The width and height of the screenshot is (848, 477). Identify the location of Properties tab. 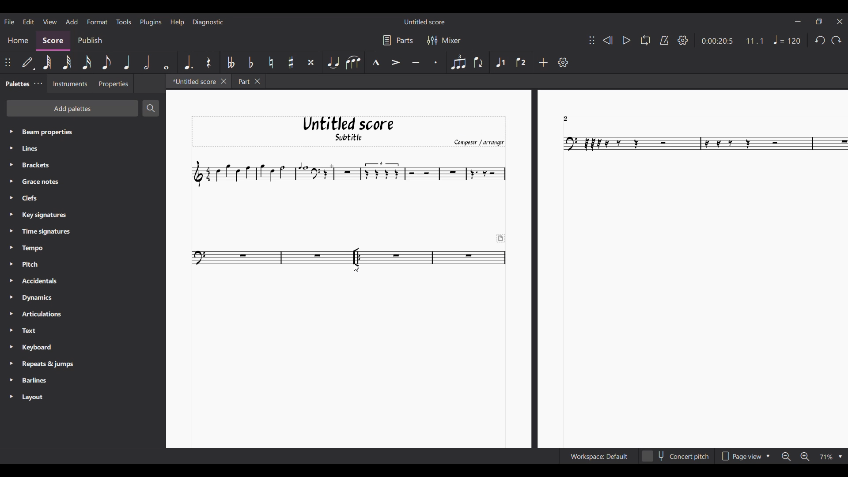
(114, 83).